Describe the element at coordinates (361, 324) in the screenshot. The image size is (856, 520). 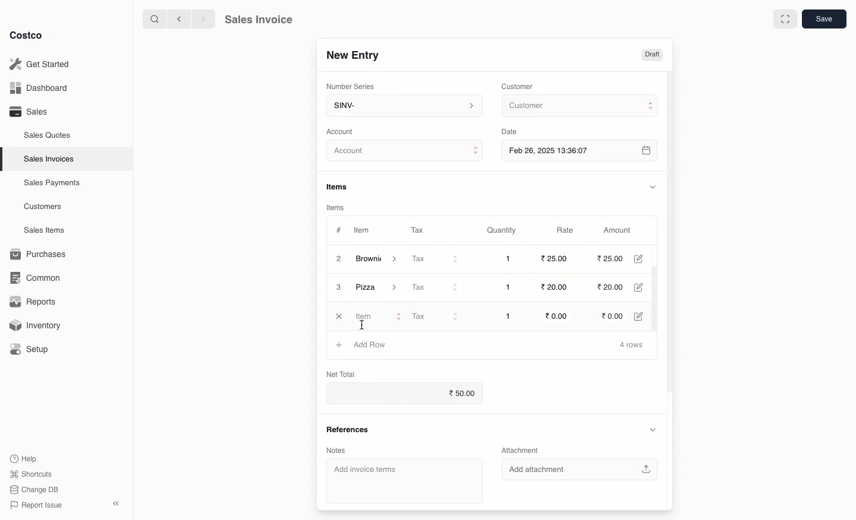
I see `cursor` at that location.